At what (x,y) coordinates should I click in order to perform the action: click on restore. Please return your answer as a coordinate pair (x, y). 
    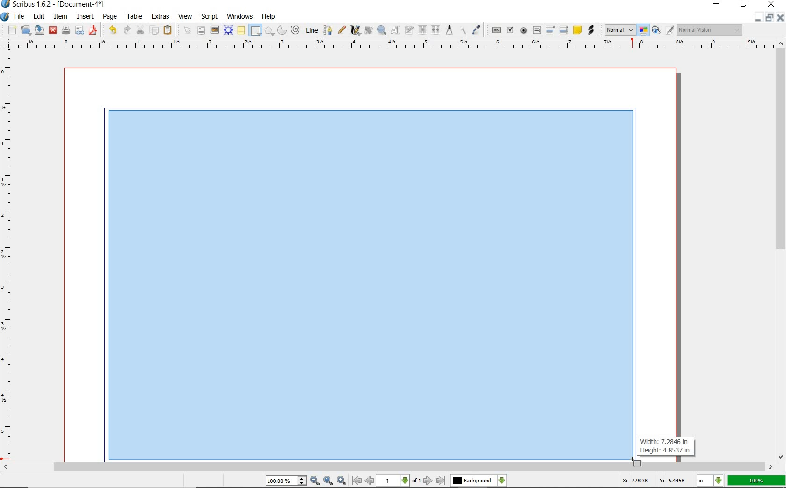
    Looking at the image, I should click on (743, 5).